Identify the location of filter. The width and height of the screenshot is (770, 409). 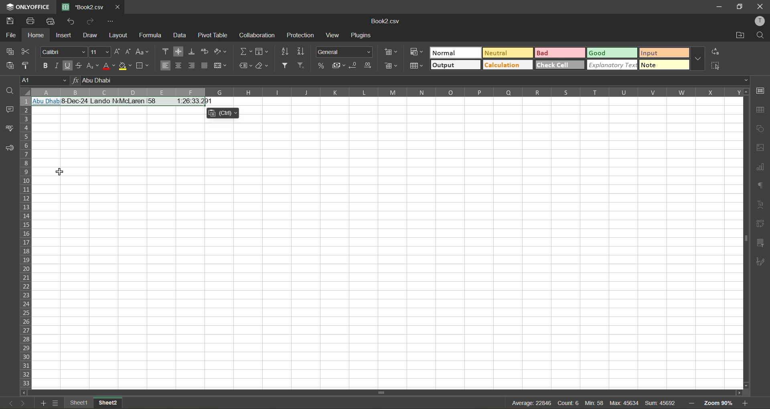
(287, 66).